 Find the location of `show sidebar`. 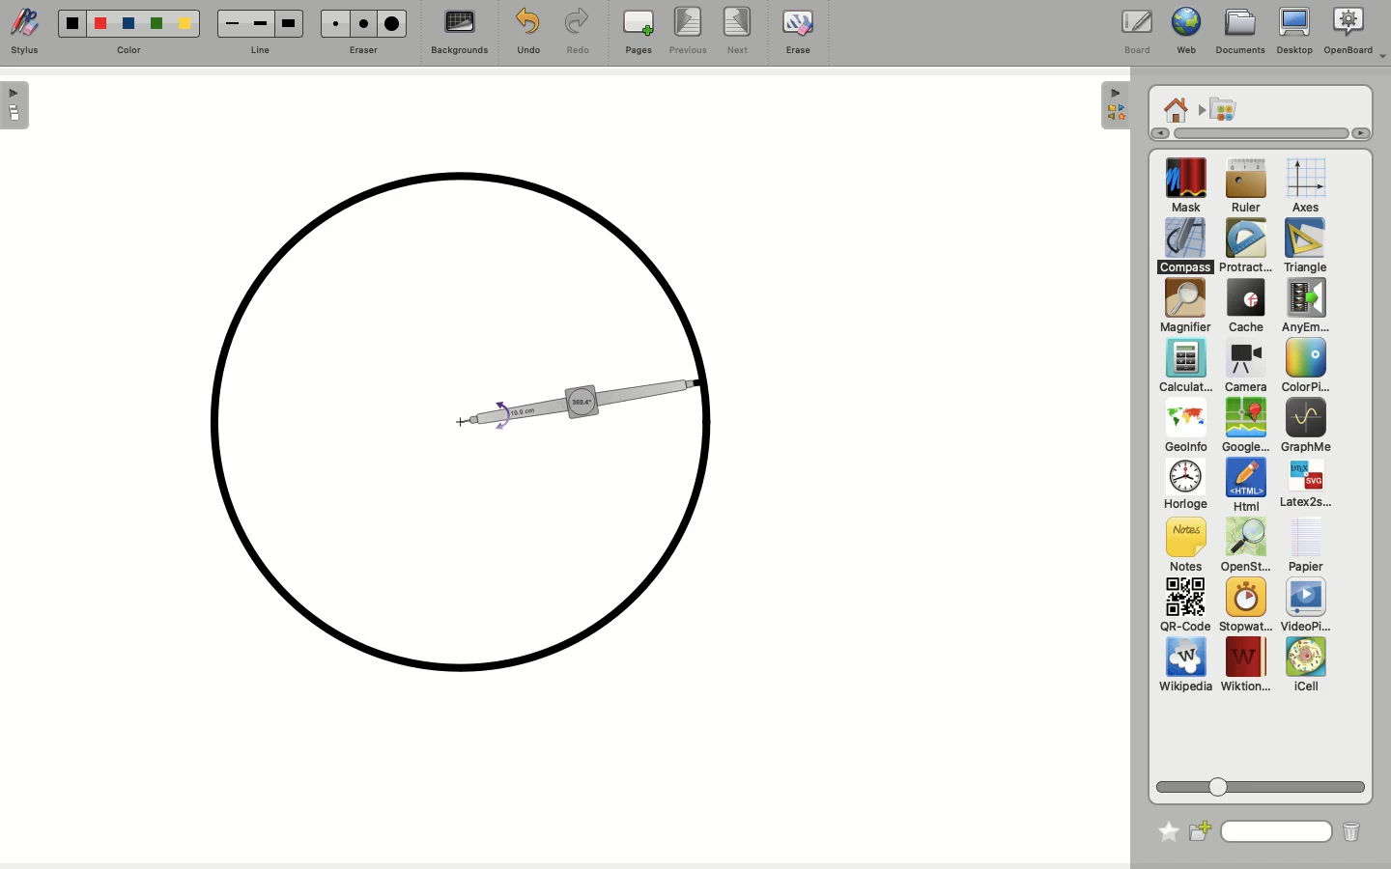

show sidebar is located at coordinates (16, 105).